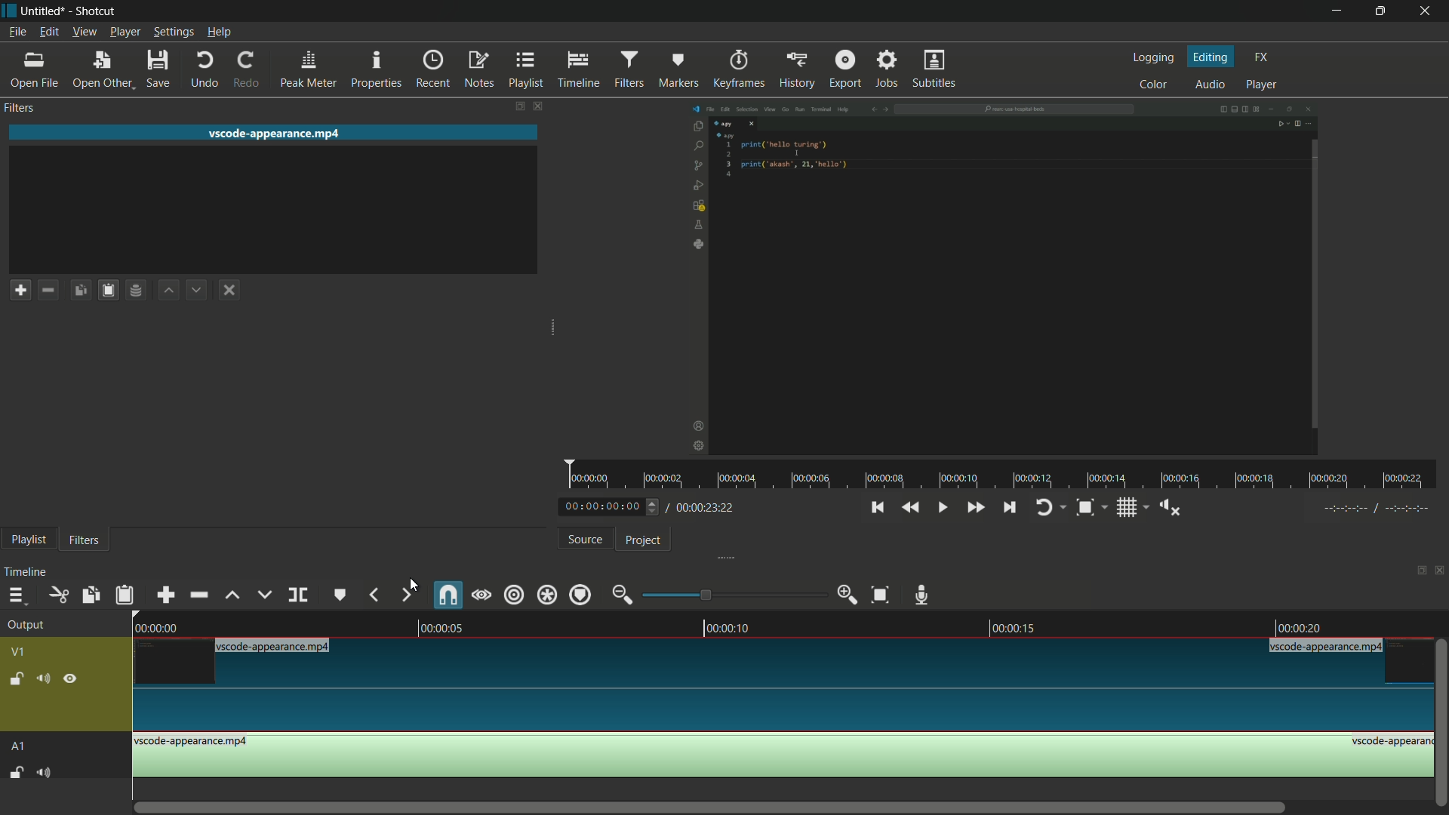  Describe the element at coordinates (20, 109) in the screenshot. I see `filters` at that location.